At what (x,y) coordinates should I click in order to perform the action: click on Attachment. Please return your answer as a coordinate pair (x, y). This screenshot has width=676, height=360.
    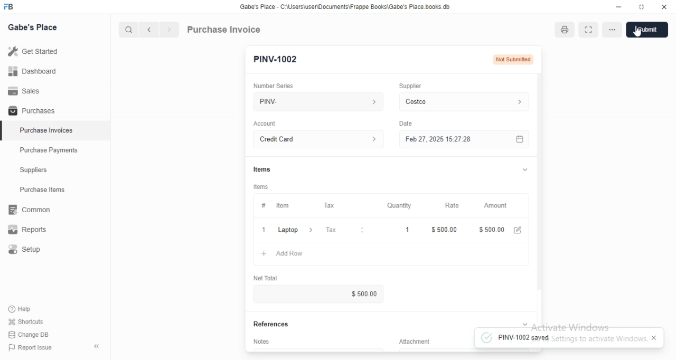
    Looking at the image, I should click on (415, 341).